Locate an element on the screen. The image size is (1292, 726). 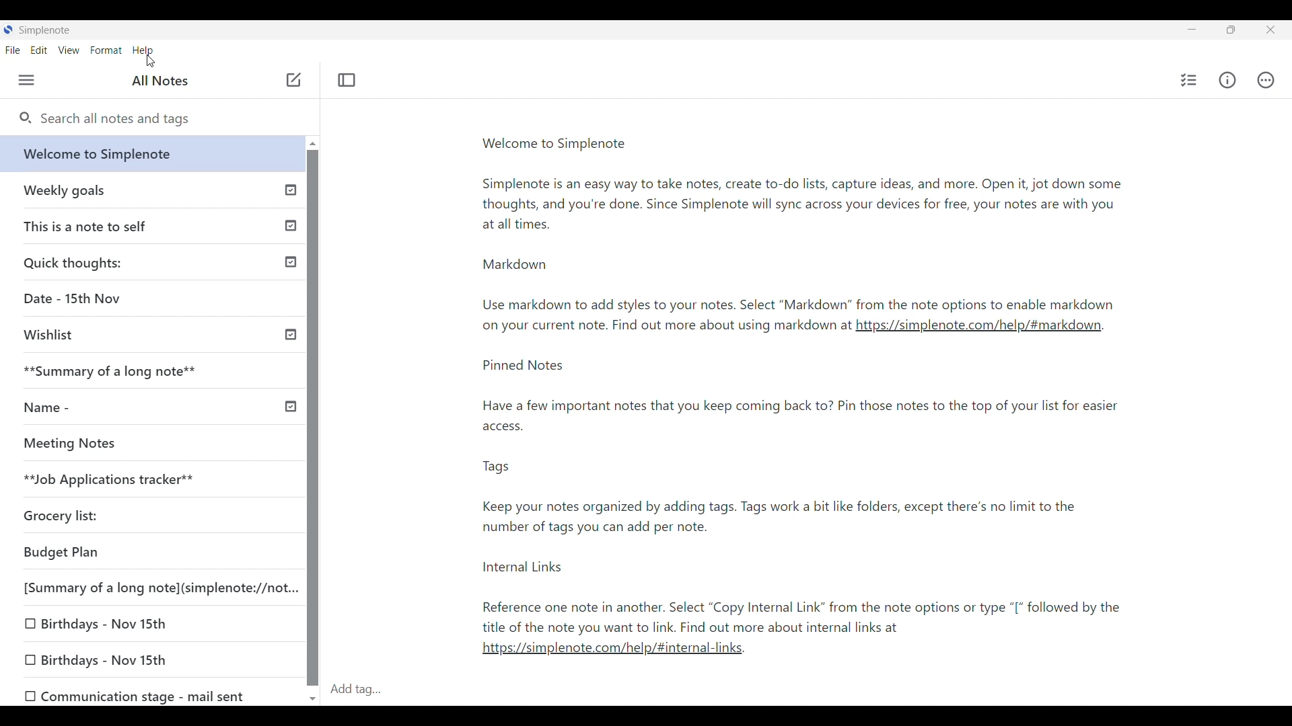
Insert checklist is located at coordinates (1189, 80).